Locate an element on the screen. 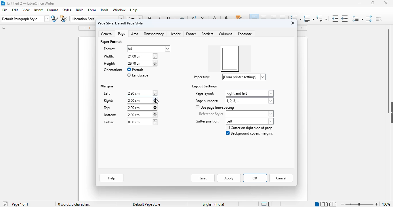 This screenshot has width=393, height=207. click to save document is located at coordinates (5, 204).